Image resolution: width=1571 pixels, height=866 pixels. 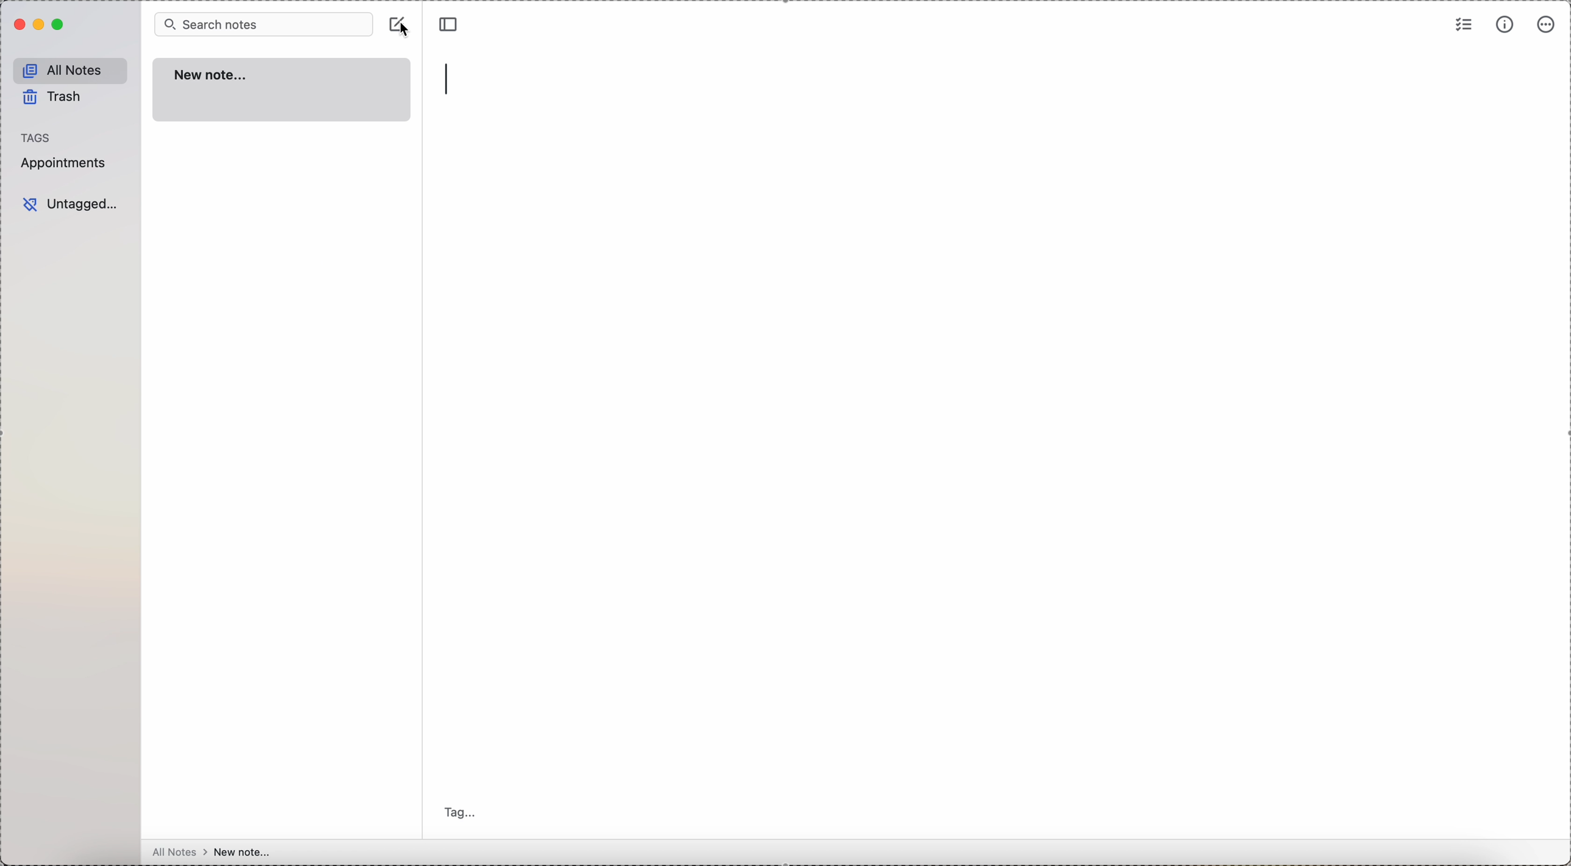 What do you see at coordinates (37, 24) in the screenshot?
I see `minimize` at bounding box center [37, 24].